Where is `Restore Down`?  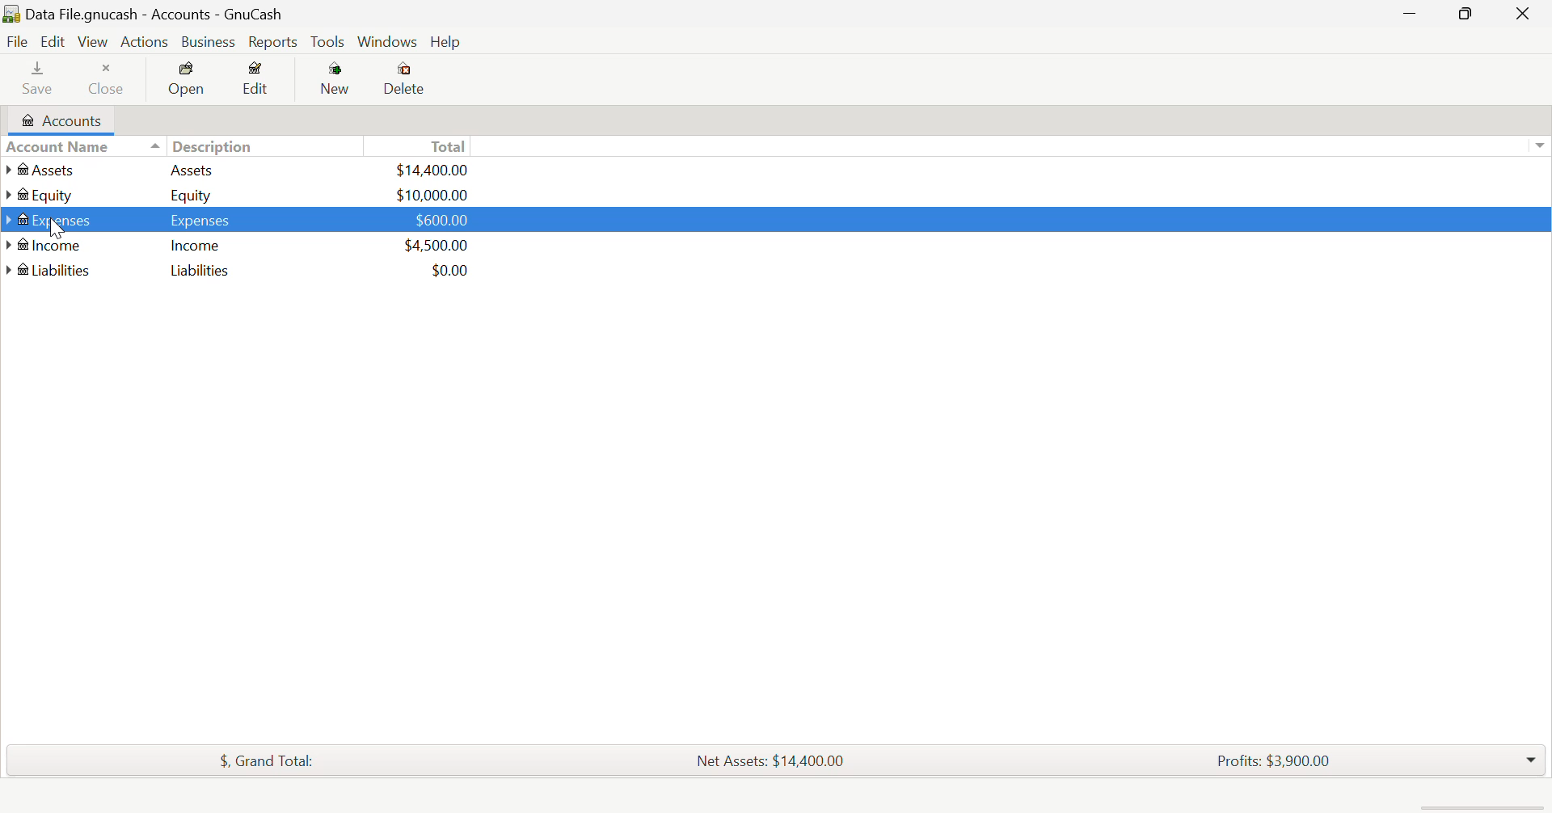 Restore Down is located at coordinates (1417, 14).